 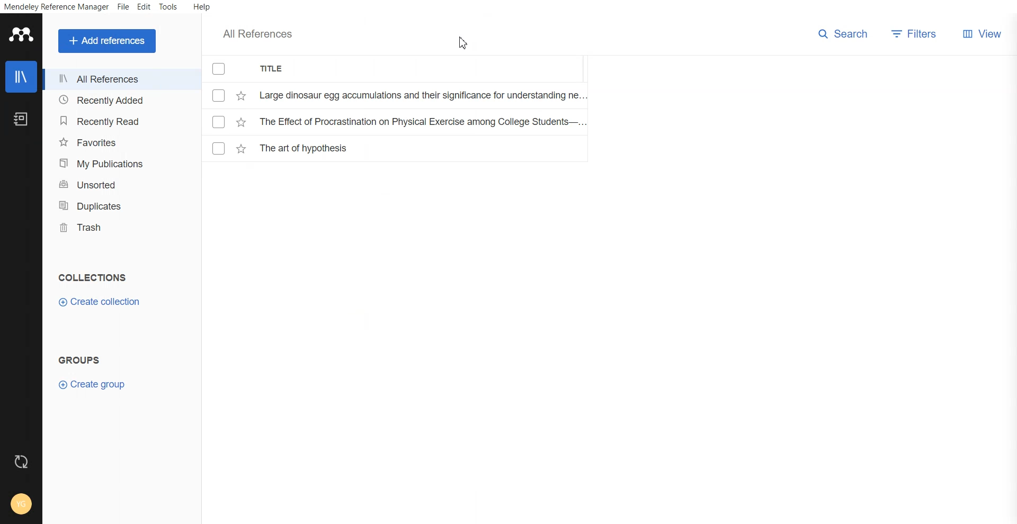 What do you see at coordinates (112, 80) in the screenshot?
I see `All References` at bounding box center [112, 80].